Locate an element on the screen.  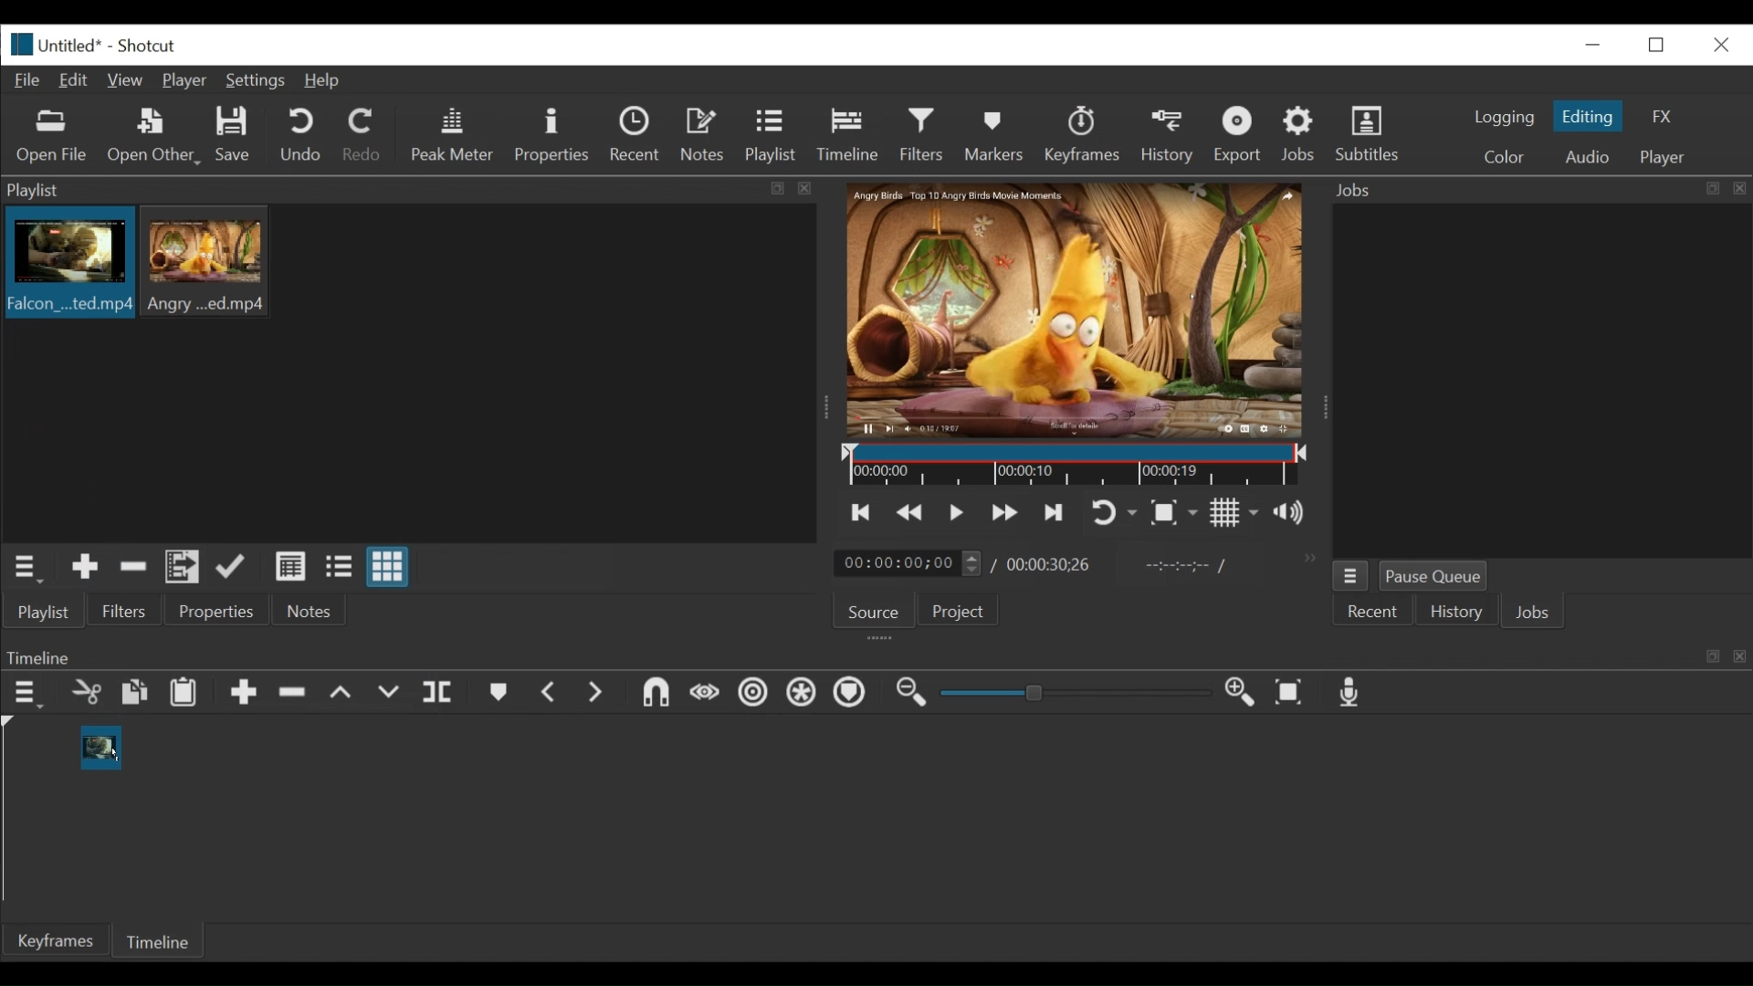
Remove cut is located at coordinates (295, 696).